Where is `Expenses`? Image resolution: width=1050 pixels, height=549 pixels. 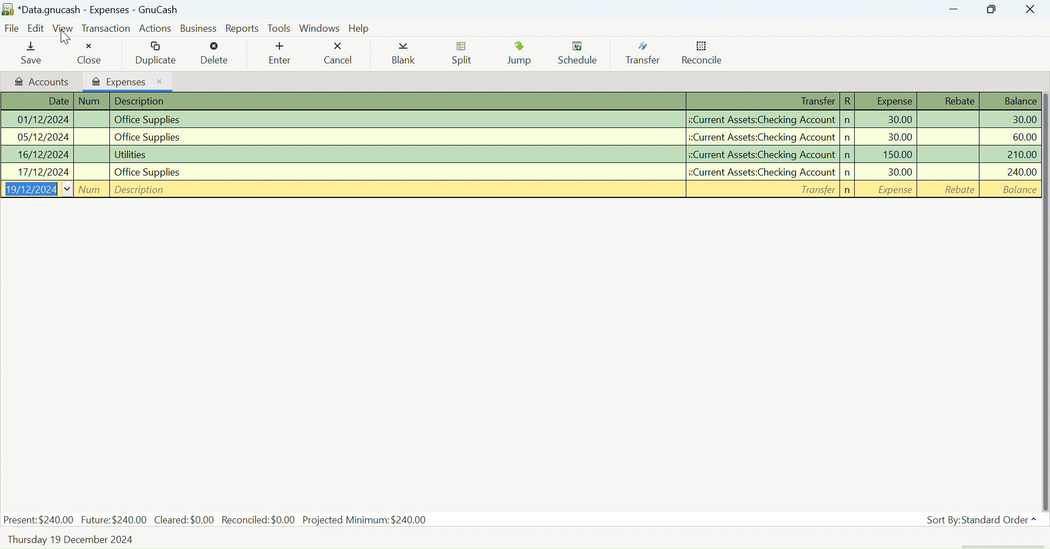
Expenses is located at coordinates (129, 81).